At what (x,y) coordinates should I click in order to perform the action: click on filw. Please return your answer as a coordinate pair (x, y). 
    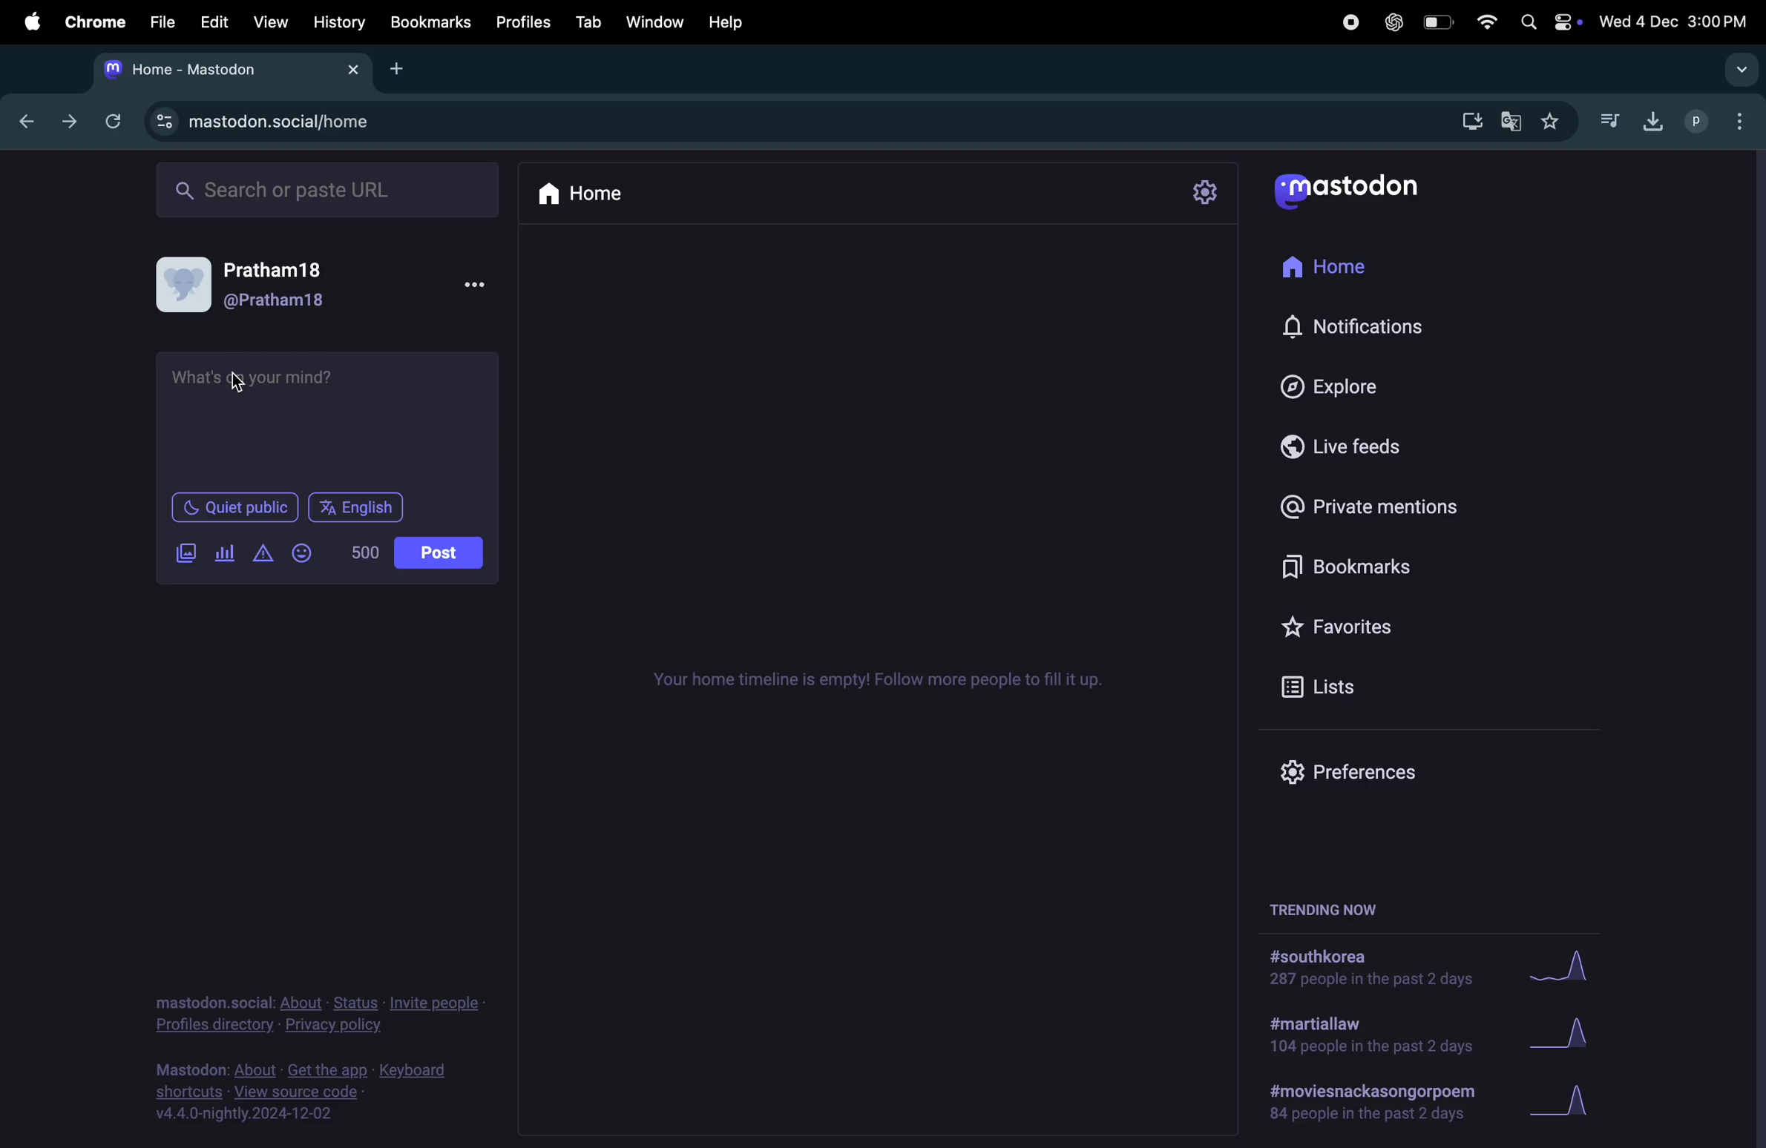
    Looking at the image, I should click on (157, 22).